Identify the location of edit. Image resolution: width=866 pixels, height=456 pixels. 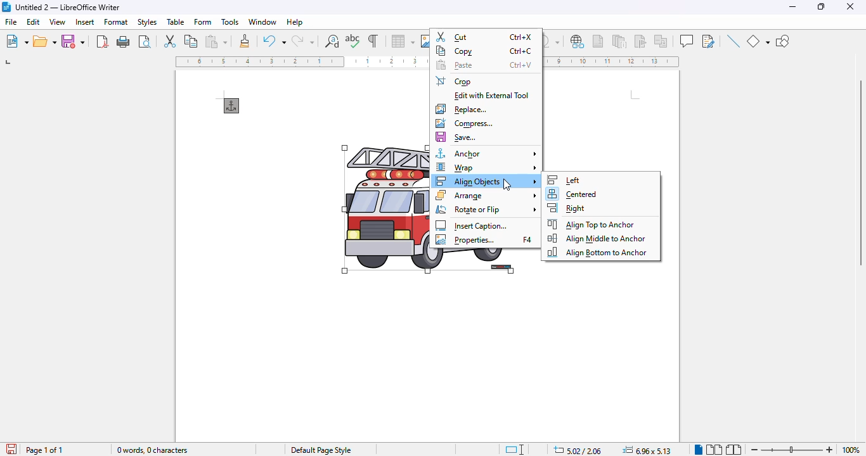
(34, 22).